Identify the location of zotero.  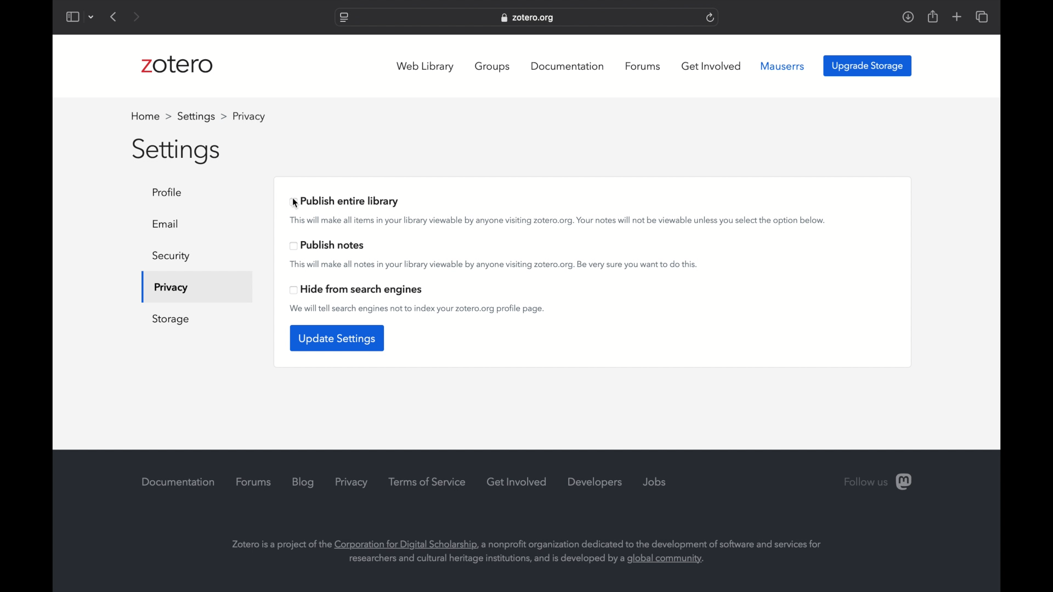
(177, 65).